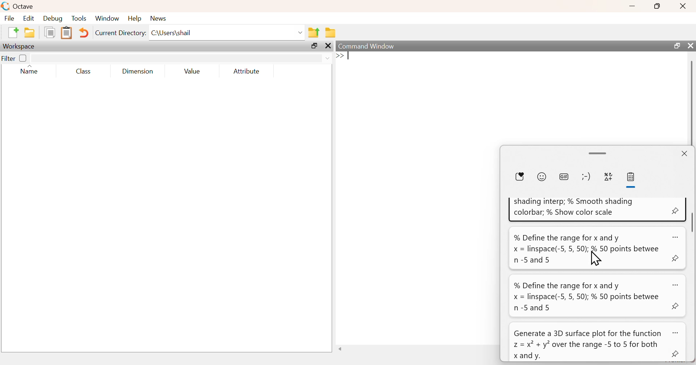  I want to click on Command Window, so click(367, 46).